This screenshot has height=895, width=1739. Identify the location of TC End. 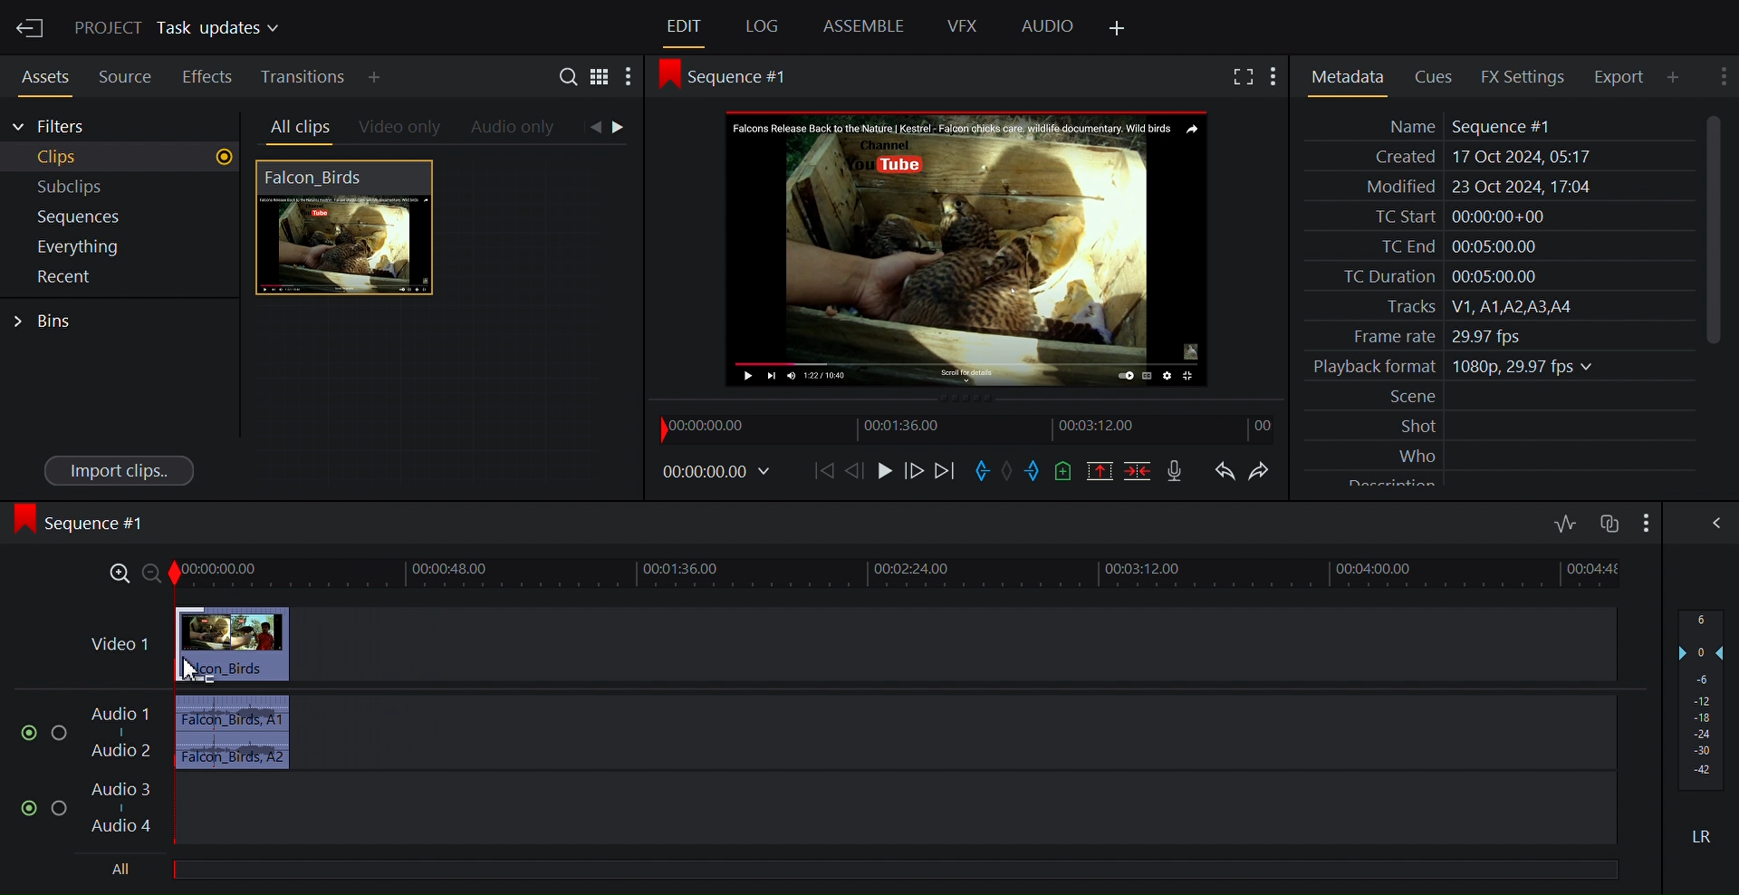
(1498, 245).